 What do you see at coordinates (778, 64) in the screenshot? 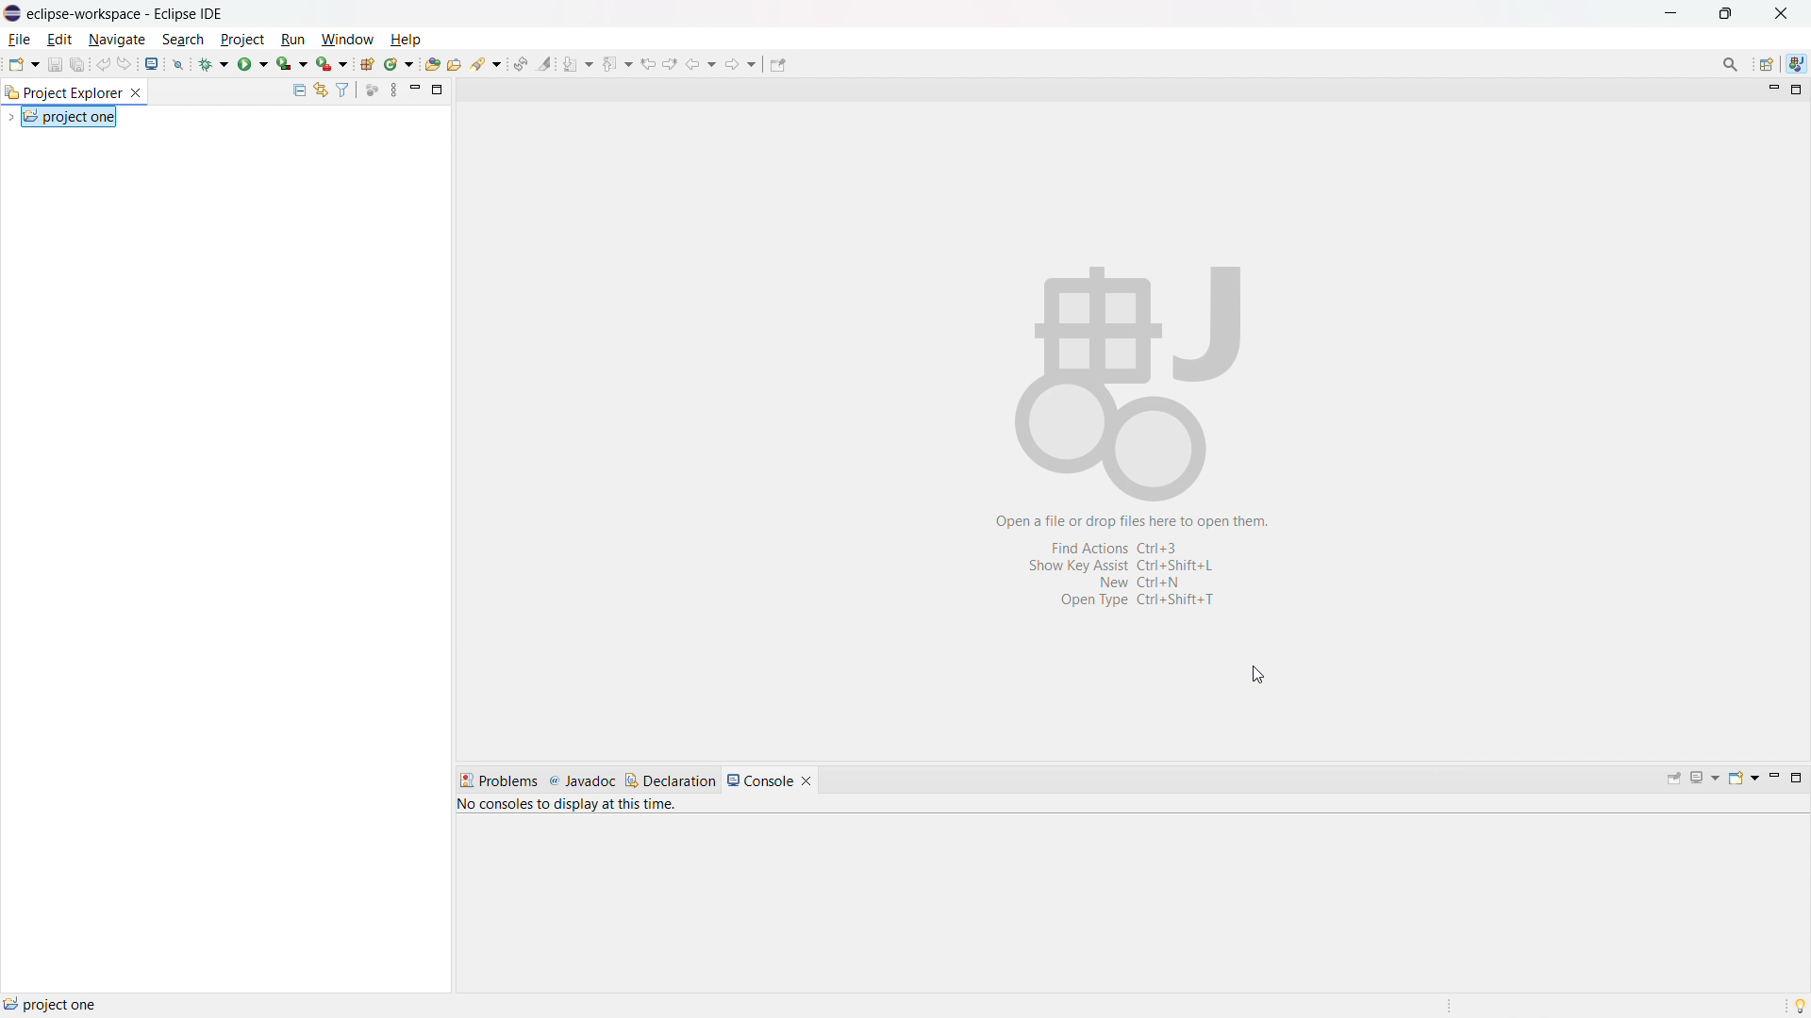
I see `pin editor` at bounding box center [778, 64].